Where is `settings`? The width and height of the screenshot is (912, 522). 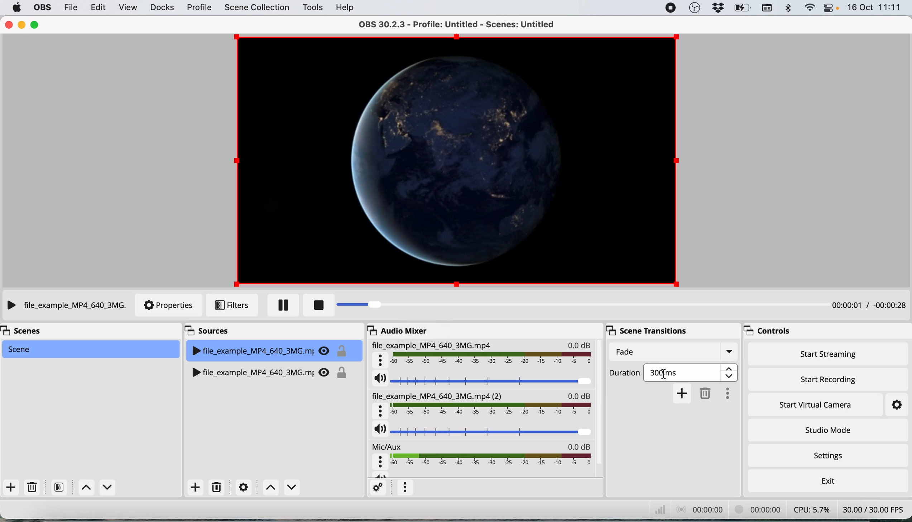 settings is located at coordinates (241, 487).